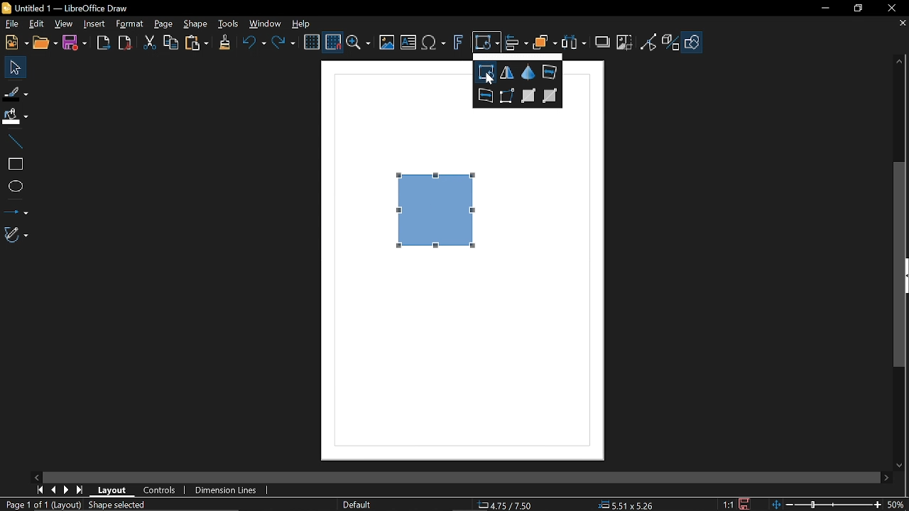 The height and width of the screenshot is (511, 909). I want to click on Curves and polygons, so click(15, 235).